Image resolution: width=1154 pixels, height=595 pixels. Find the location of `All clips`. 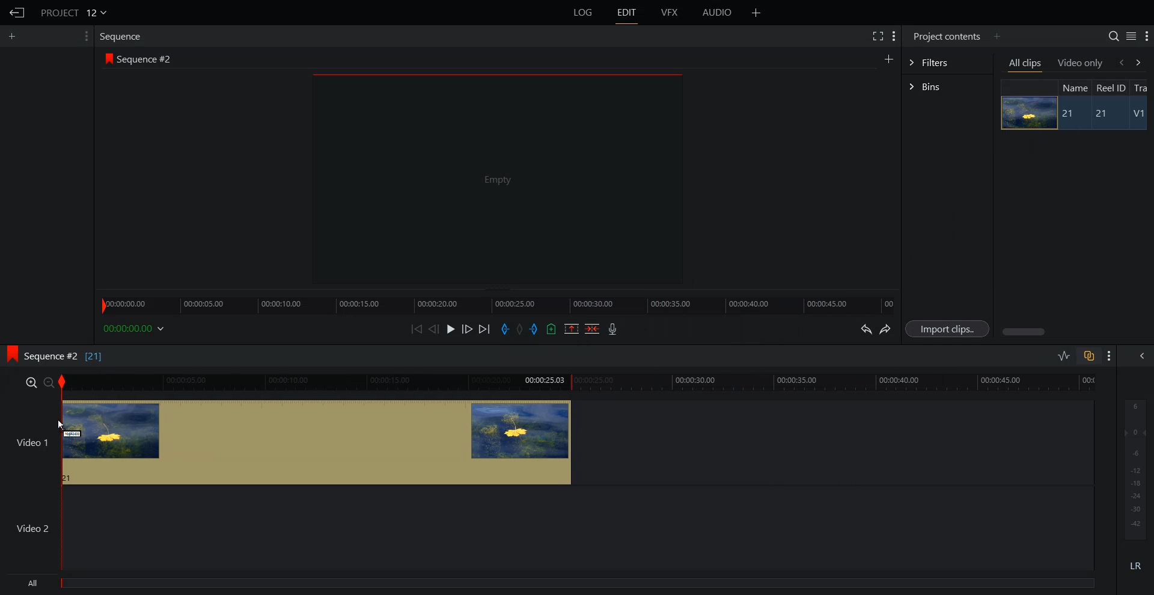

All clips is located at coordinates (1026, 64).